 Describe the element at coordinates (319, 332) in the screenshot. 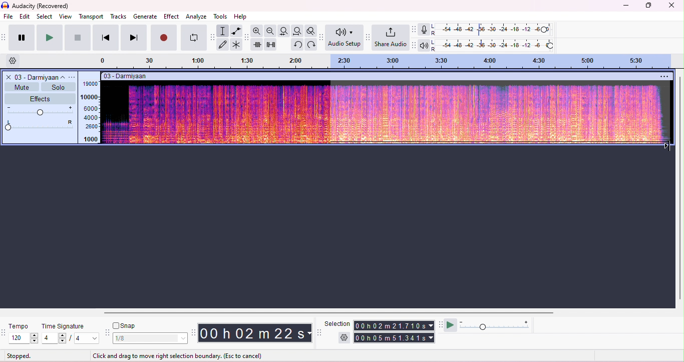

I see `selection tool bar` at that location.